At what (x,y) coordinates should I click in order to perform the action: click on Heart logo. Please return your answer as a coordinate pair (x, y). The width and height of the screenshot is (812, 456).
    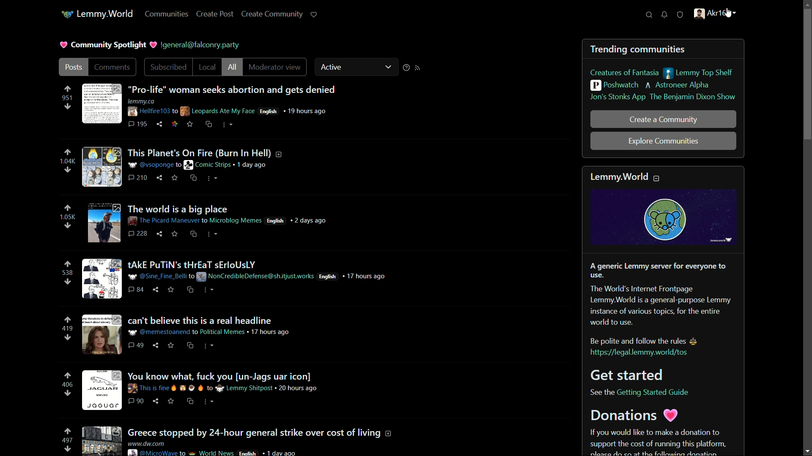
    Looking at the image, I should click on (153, 45).